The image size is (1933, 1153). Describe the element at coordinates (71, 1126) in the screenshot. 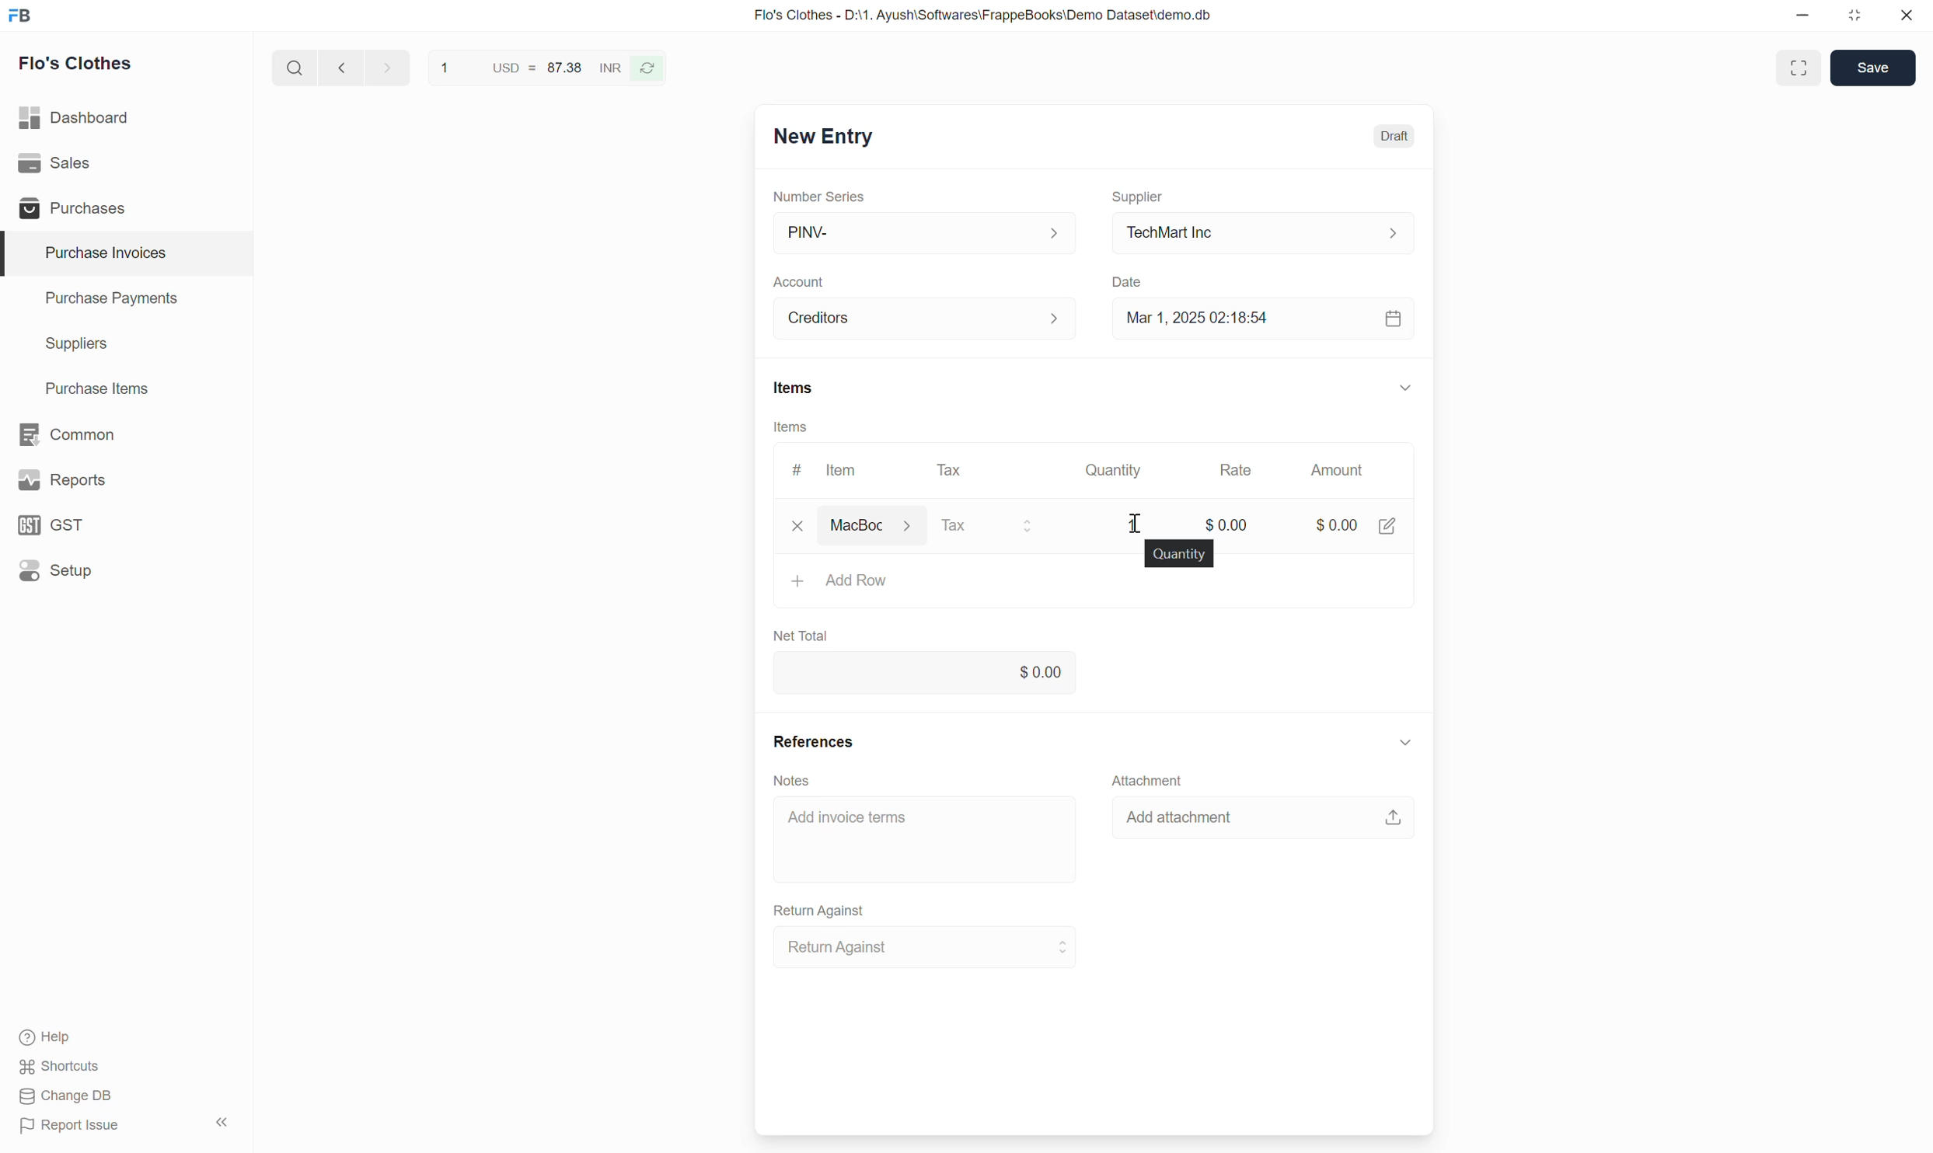

I see `Report Issue` at that location.